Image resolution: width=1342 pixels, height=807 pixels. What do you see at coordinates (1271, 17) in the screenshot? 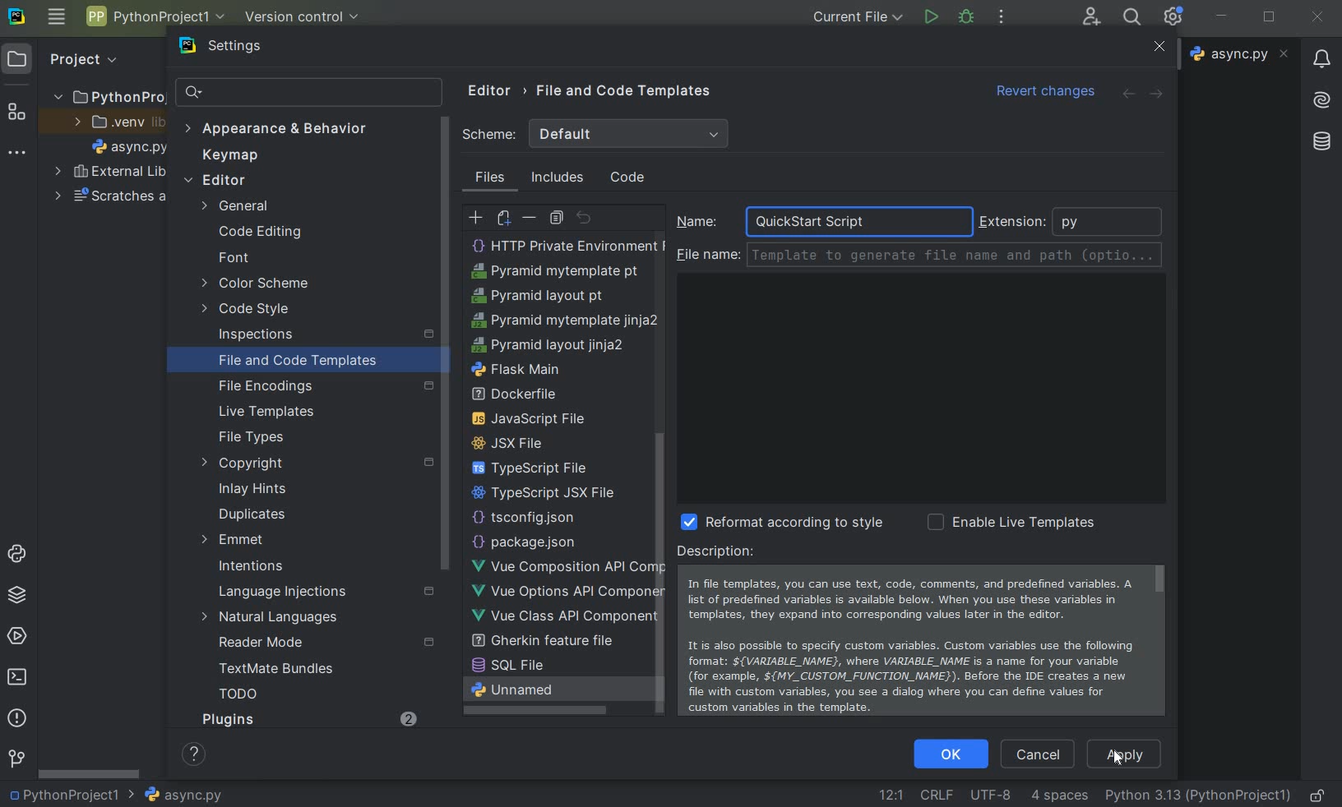
I see `restore down` at bounding box center [1271, 17].